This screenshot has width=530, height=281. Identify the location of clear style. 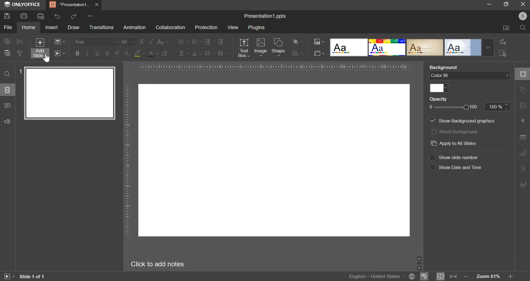
(20, 53).